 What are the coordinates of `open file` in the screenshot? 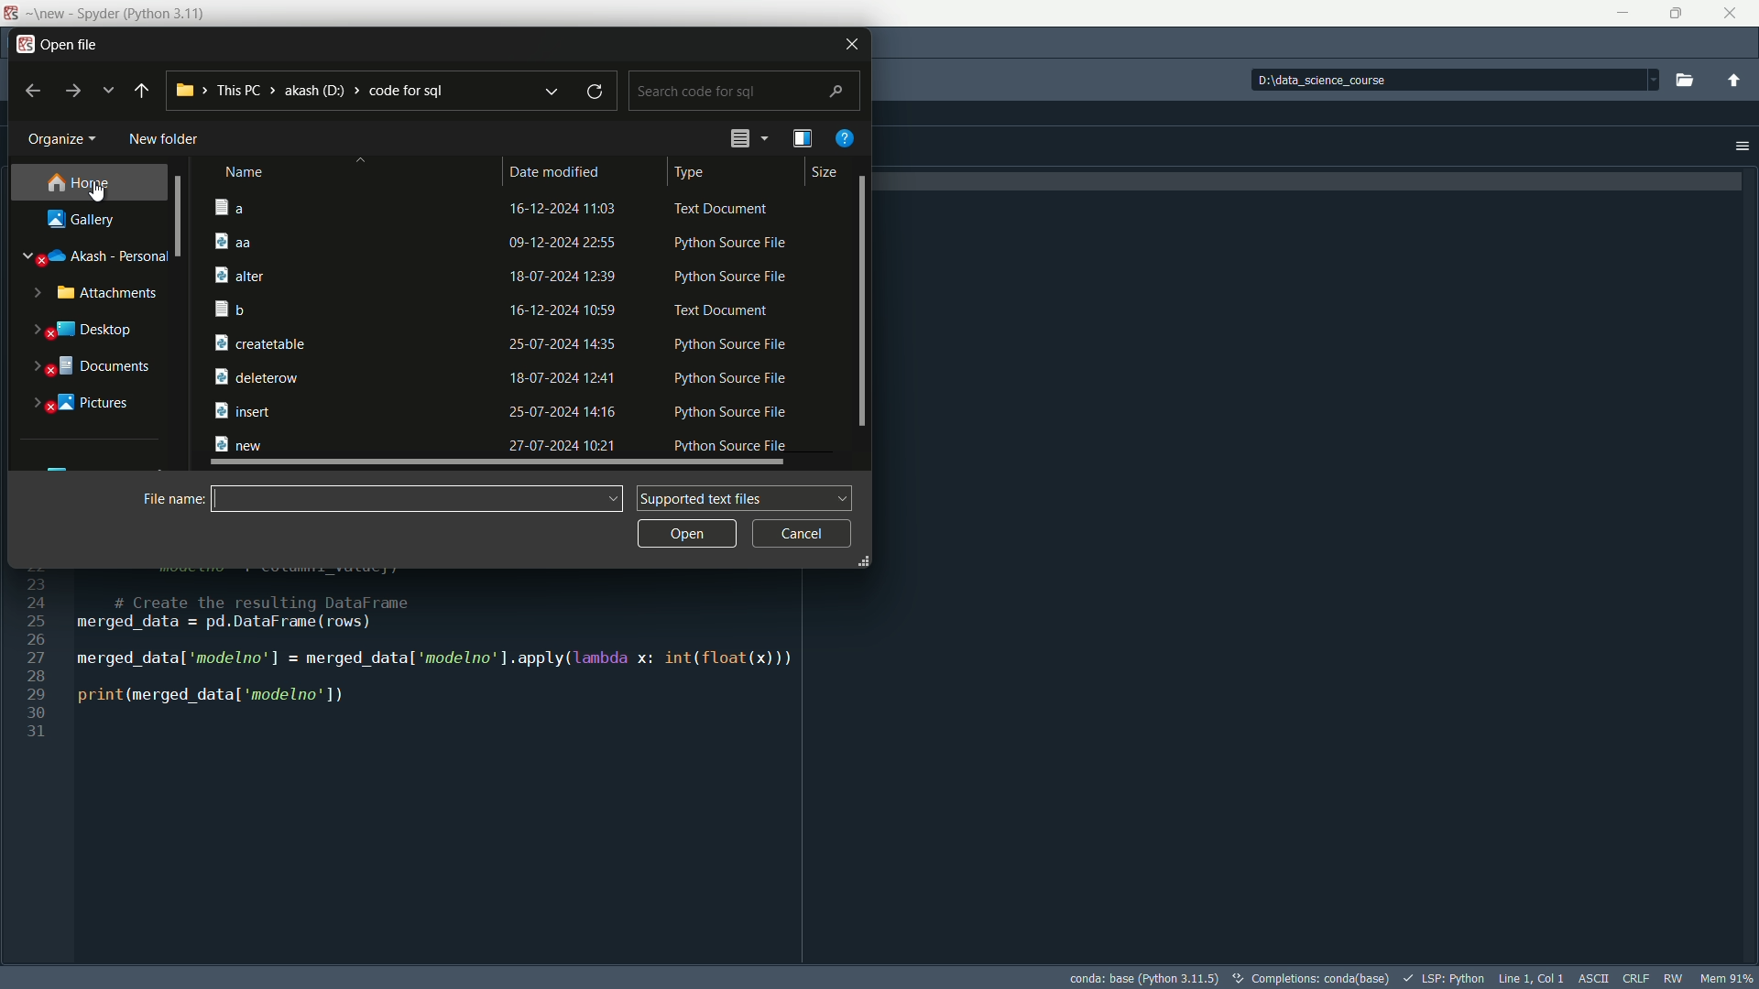 It's located at (70, 44).